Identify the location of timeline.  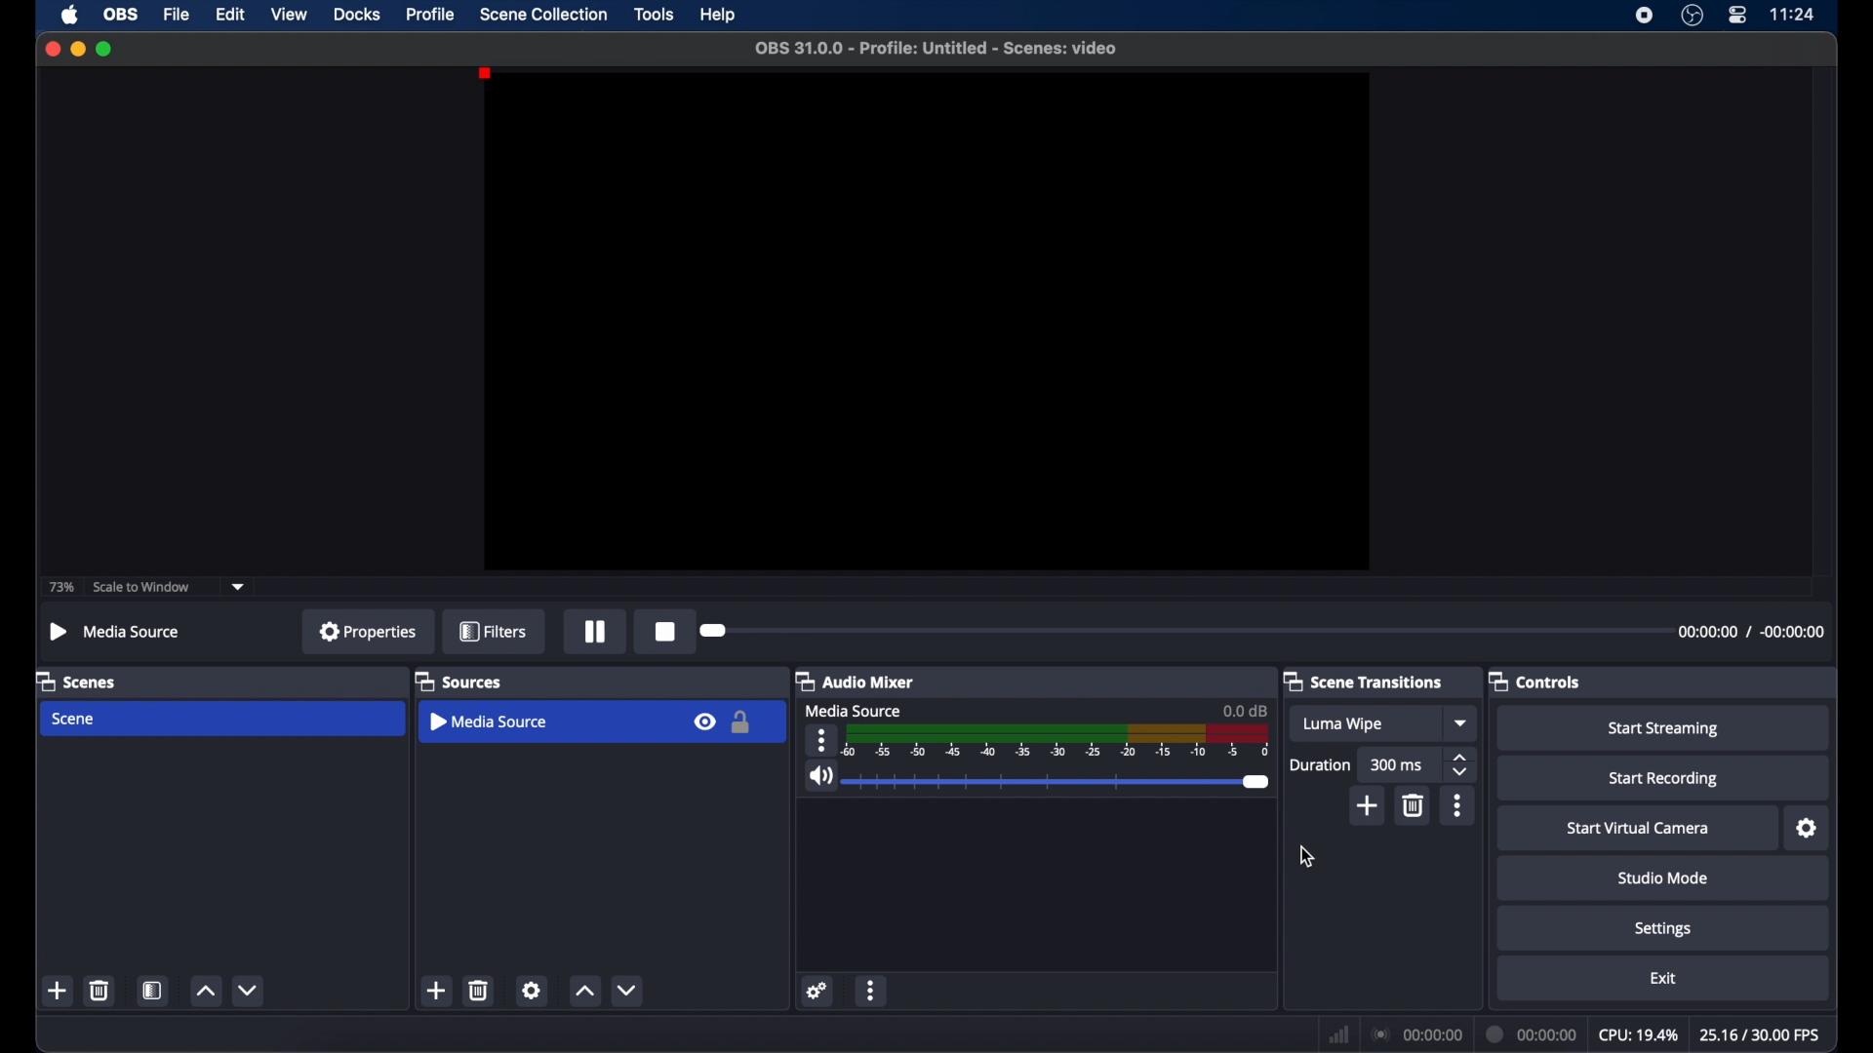
(1057, 741).